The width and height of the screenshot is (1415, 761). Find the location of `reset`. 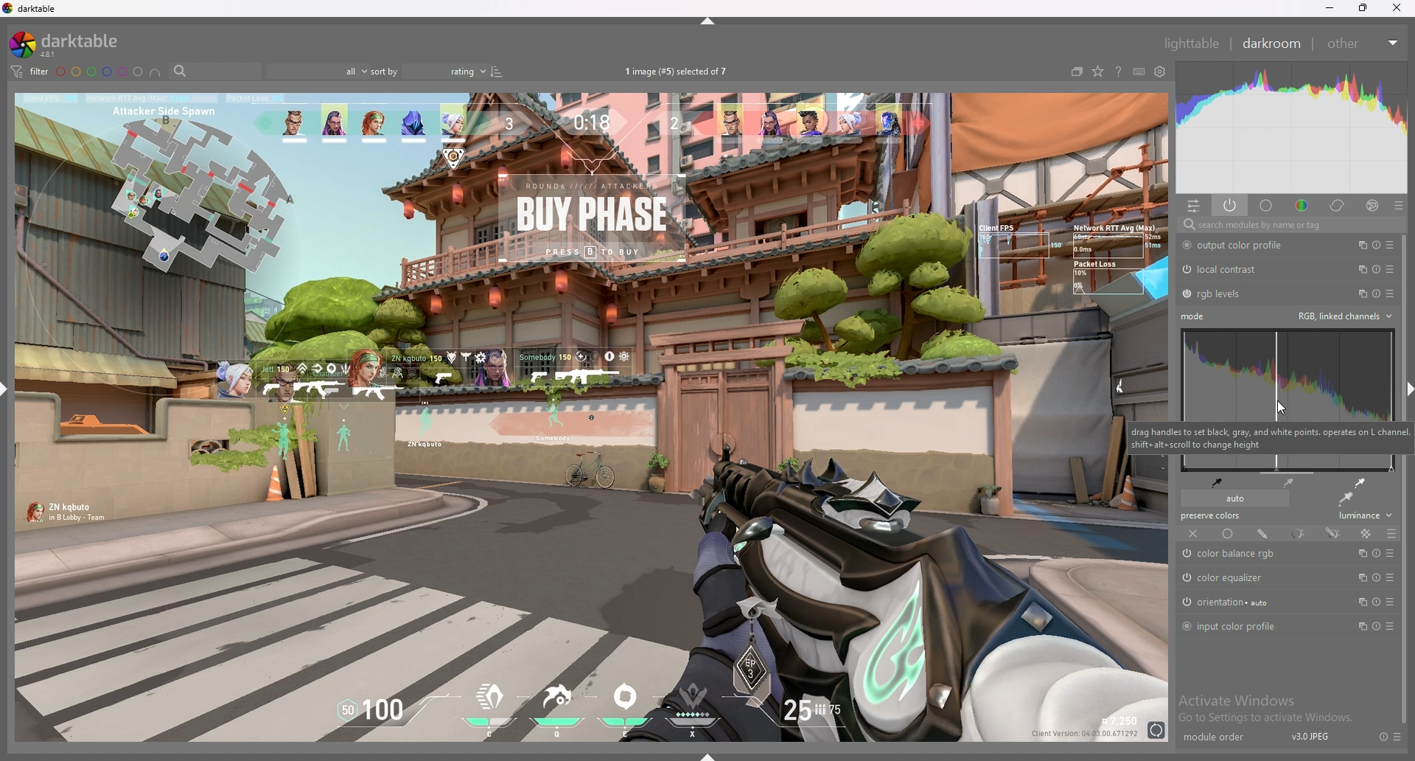

reset is located at coordinates (1376, 602).